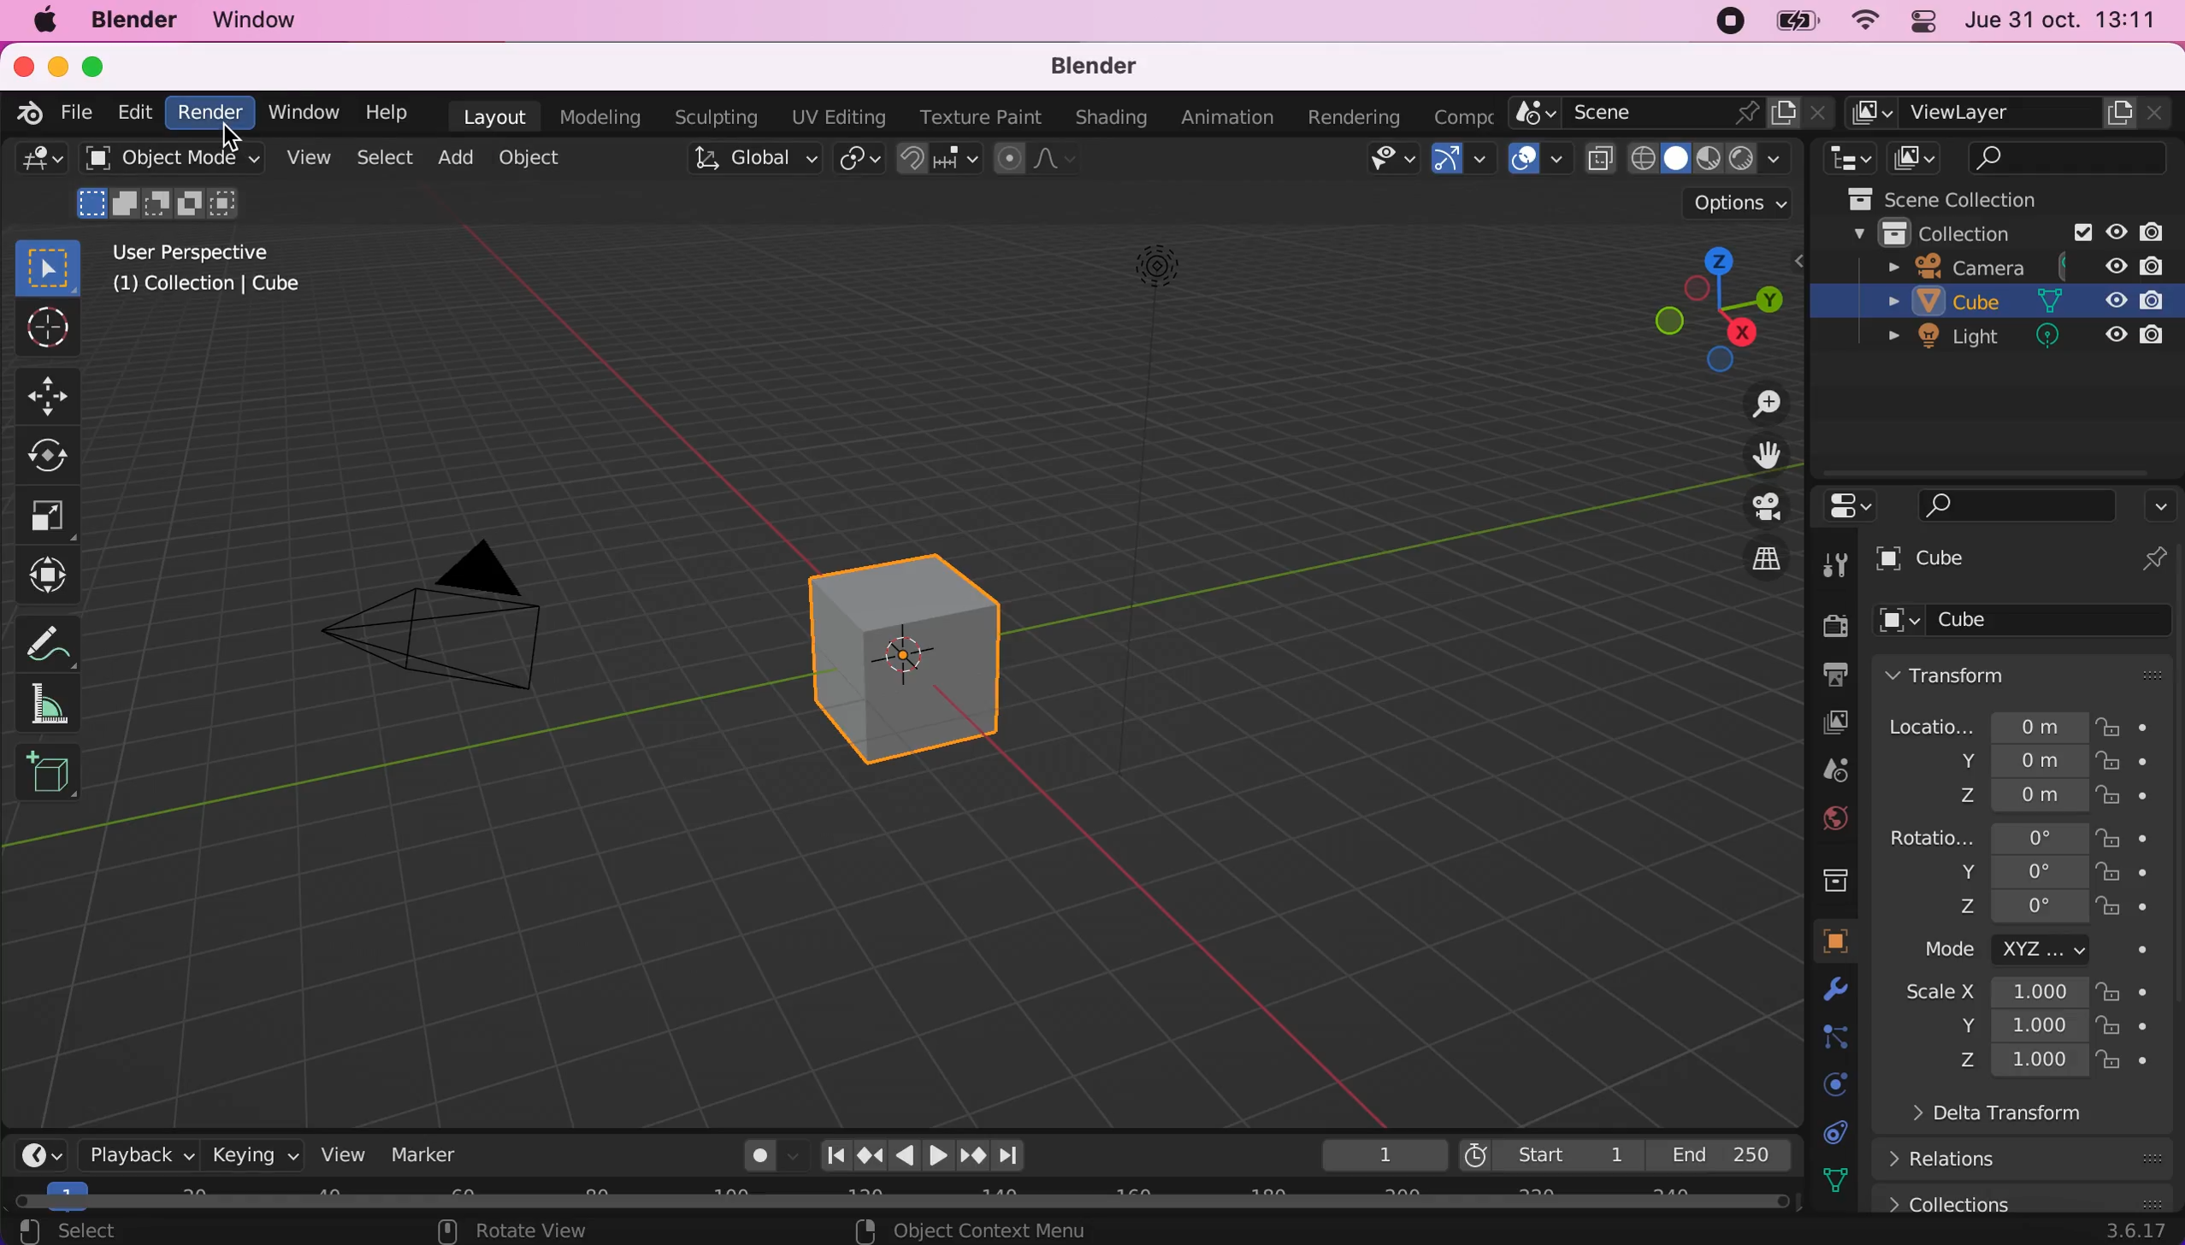  What do you see at coordinates (1845, 157) in the screenshot?
I see `editor type` at bounding box center [1845, 157].